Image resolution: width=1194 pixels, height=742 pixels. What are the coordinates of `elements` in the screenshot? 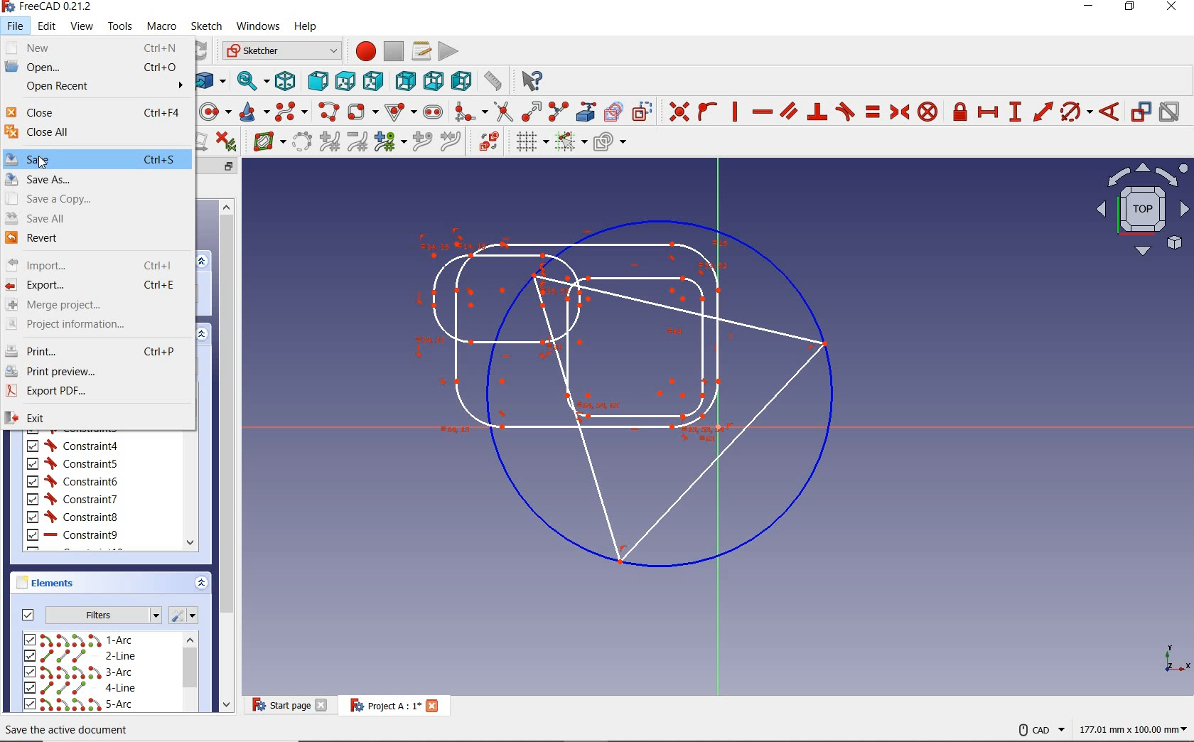 It's located at (50, 584).